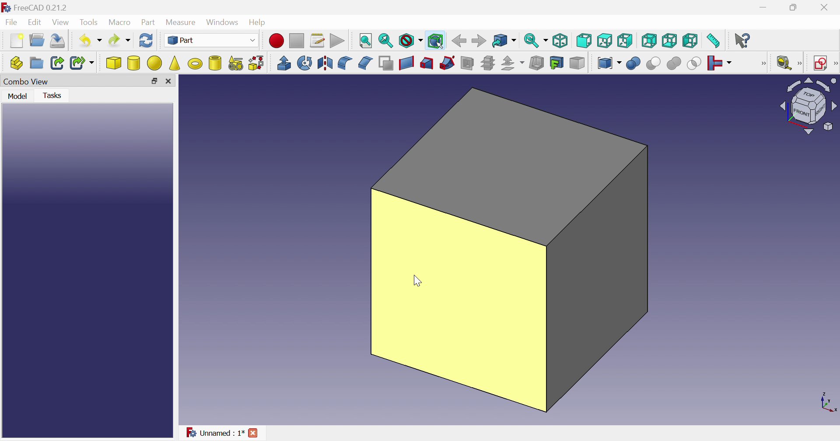 This screenshot has width=840, height=441. What do you see at coordinates (16, 64) in the screenshot?
I see `Create part` at bounding box center [16, 64].